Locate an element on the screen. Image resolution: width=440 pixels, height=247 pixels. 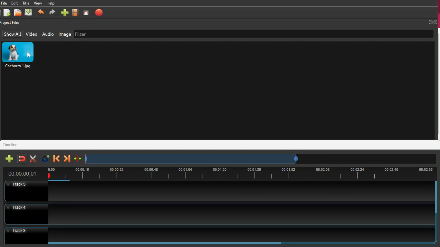
add is located at coordinates (8, 159).